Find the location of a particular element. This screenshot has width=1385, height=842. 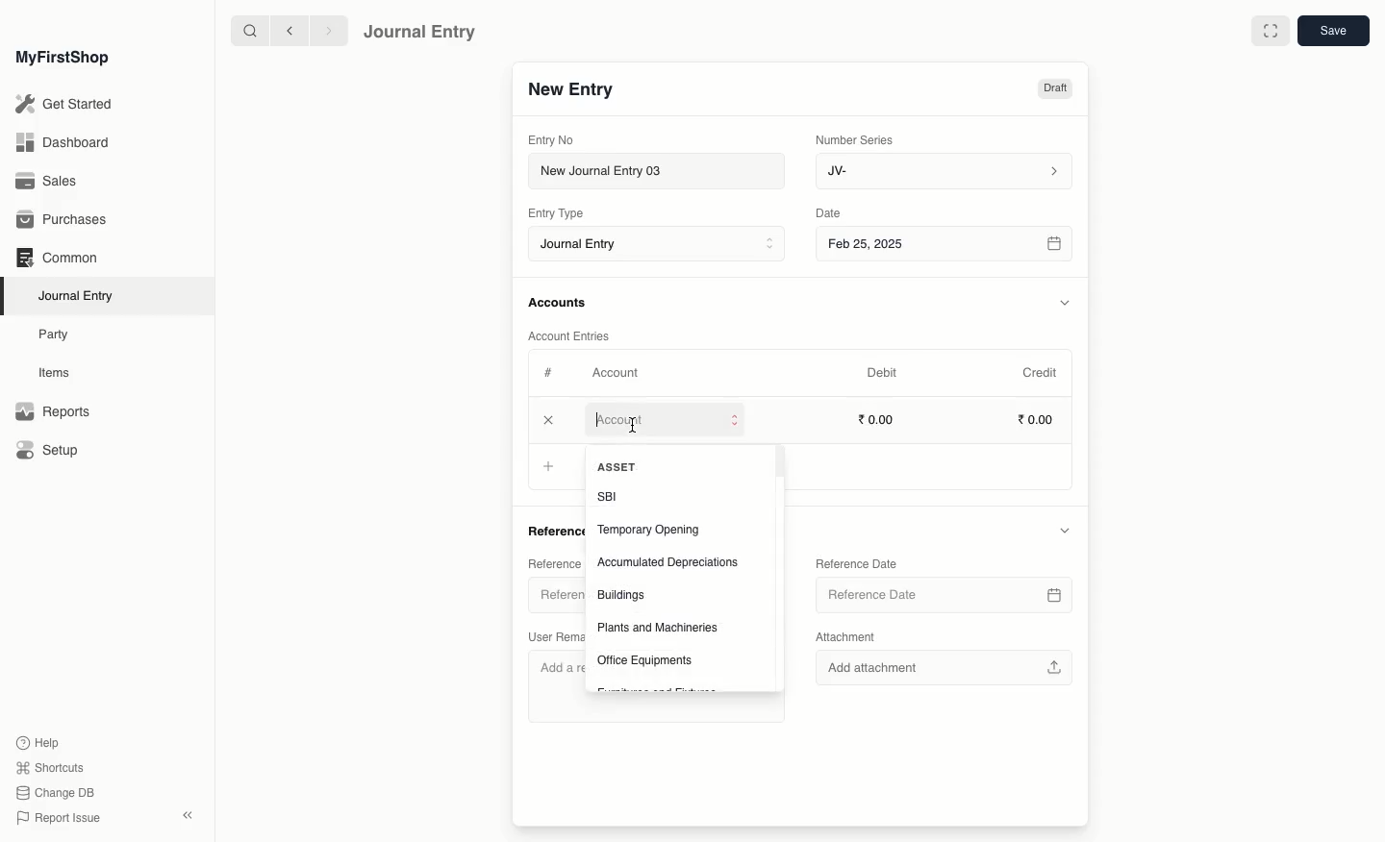

Account Entries is located at coordinates (576, 336).